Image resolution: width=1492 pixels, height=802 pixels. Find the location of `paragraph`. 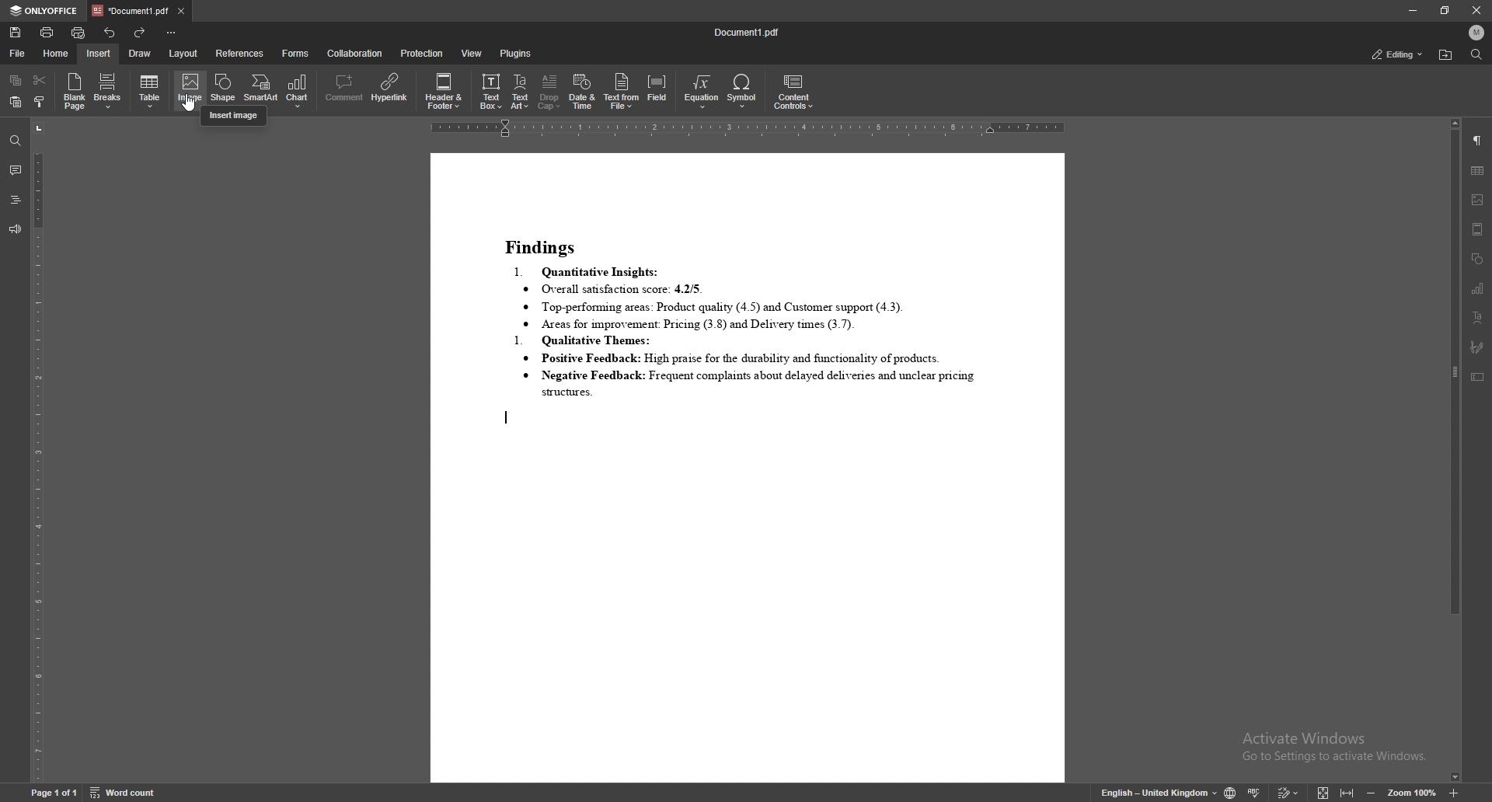

paragraph is located at coordinates (1478, 141).